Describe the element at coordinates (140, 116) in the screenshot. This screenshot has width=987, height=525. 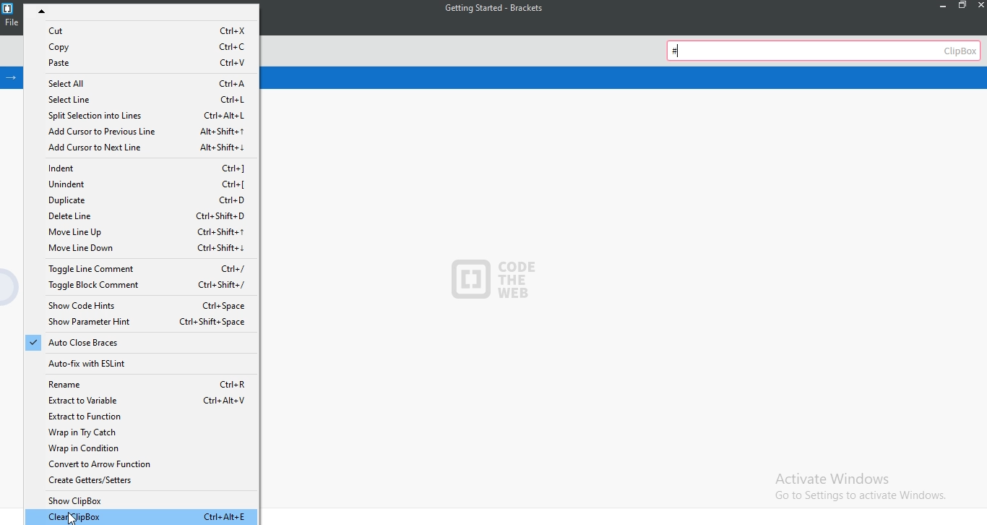
I see `Split selection into lines` at that location.